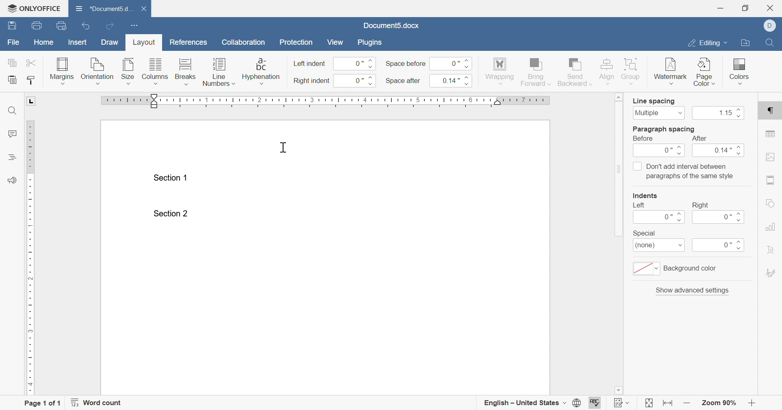  I want to click on save, so click(12, 25).